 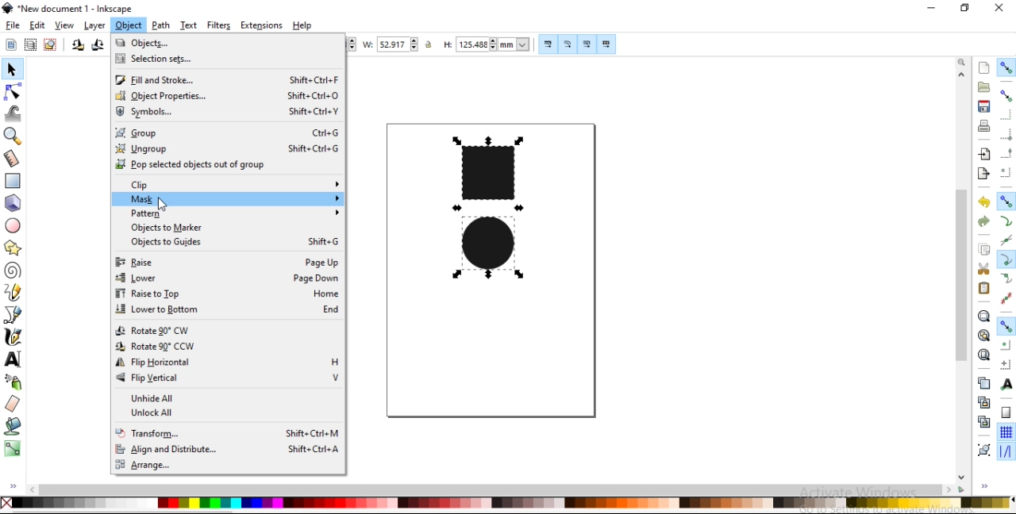 I want to click on minimize, so click(x=929, y=7).